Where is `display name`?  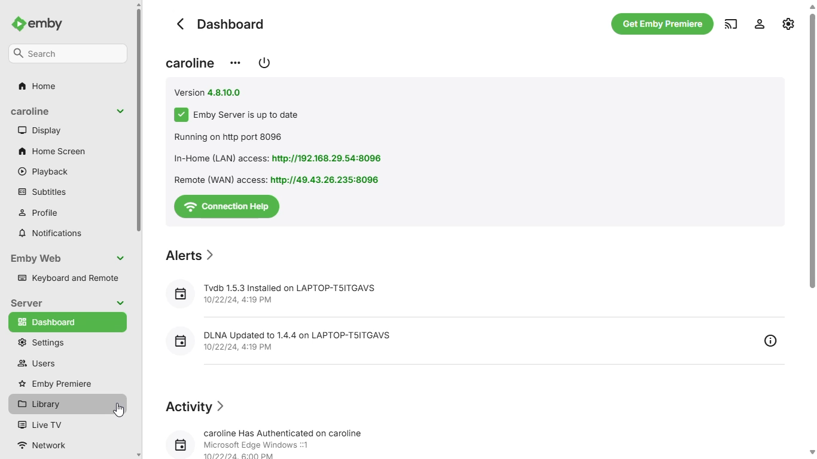
display name is located at coordinates (68, 112).